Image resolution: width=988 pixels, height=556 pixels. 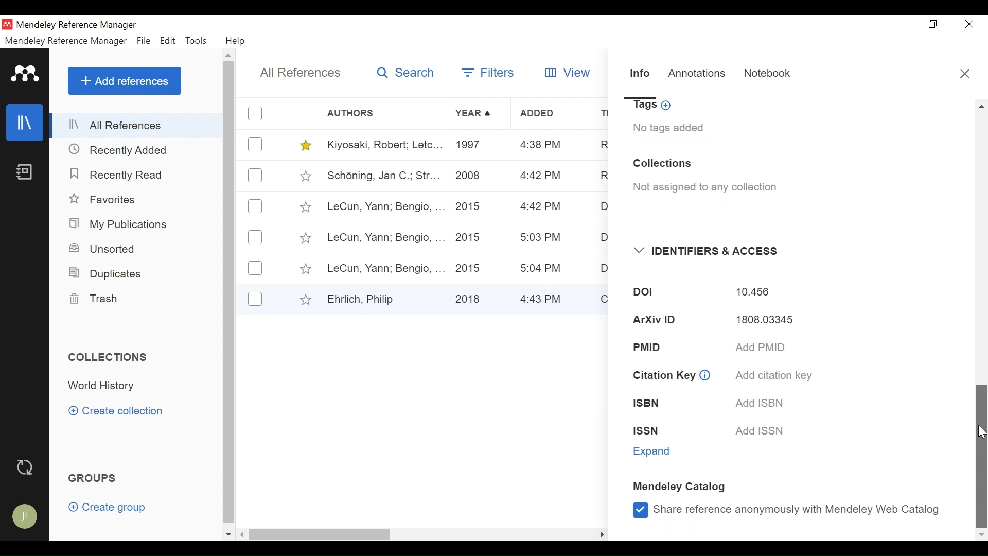 I want to click on (un)select favorite, so click(x=304, y=238).